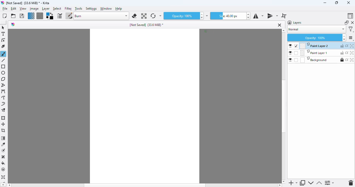 Image resolution: width=355 pixels, height=187 pixels. Describe the element at coordinates (4, 85) in the screenshot. I see `polyline tool` at that location.